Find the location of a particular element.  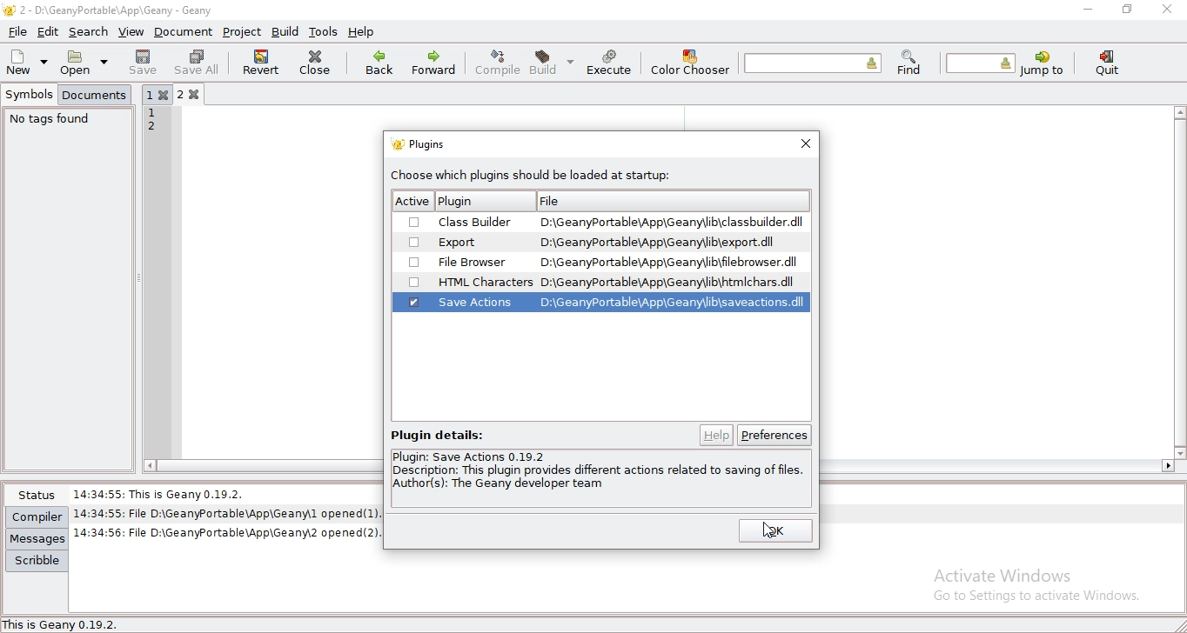

help is located at coordinates (717, 435).